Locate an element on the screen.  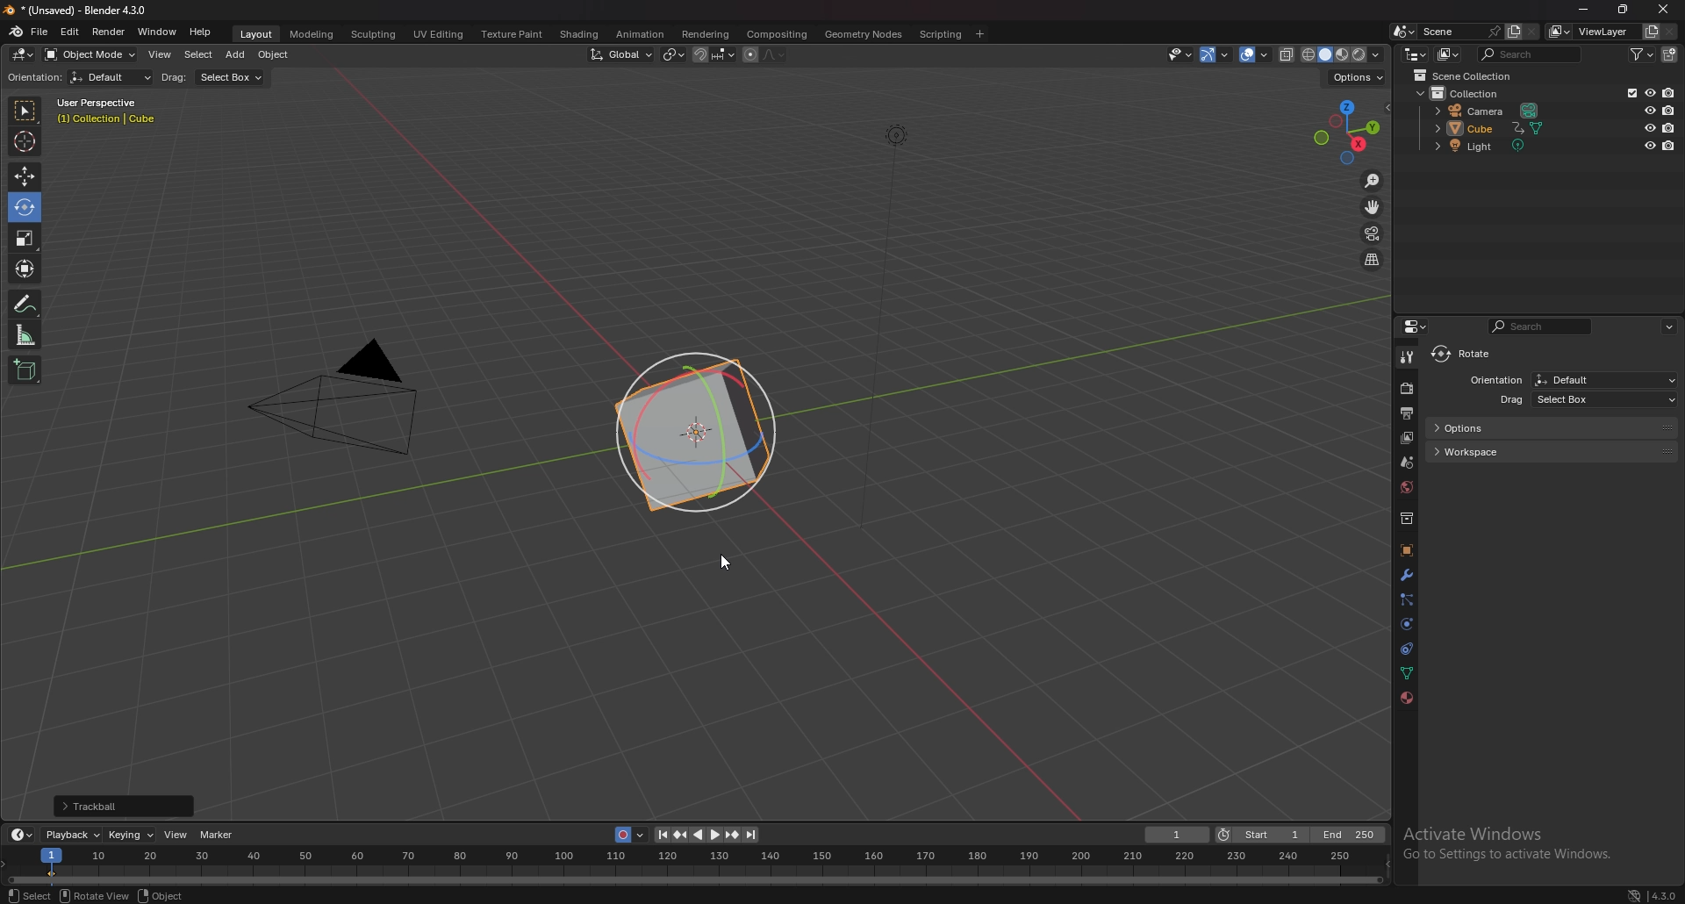
geometry nodes is located at coordinates (864, 34).